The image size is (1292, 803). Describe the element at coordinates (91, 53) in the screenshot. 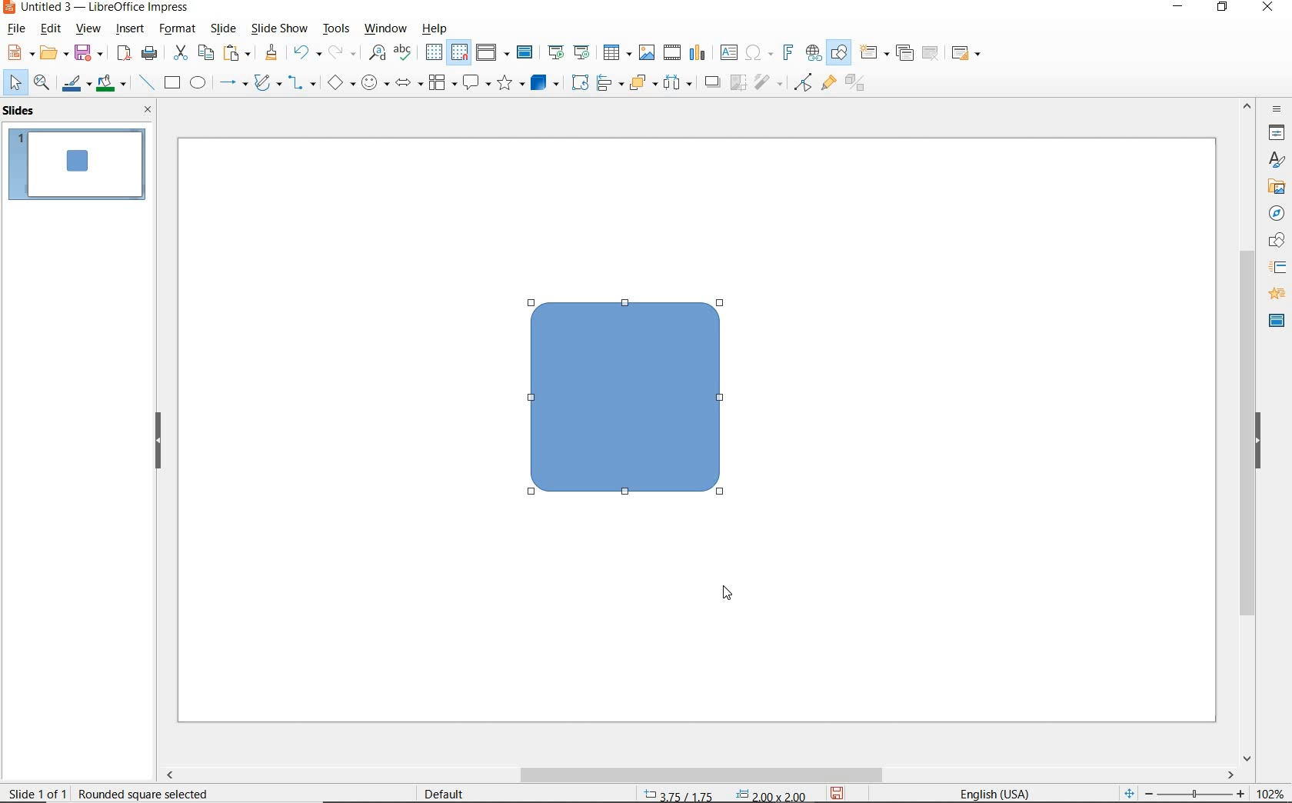

I see `save` at that location.